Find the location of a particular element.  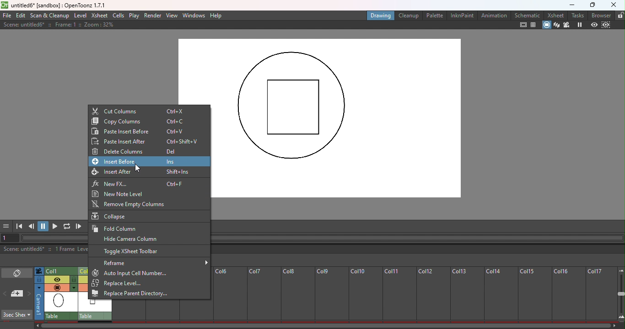

Windows is located at coordinates (194, 16).